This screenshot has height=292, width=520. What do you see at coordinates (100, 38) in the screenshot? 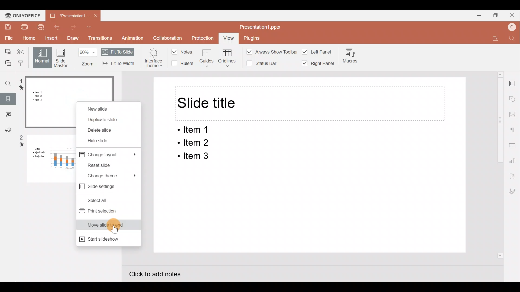
I see `Transitions` at bounding box center [100, 38].